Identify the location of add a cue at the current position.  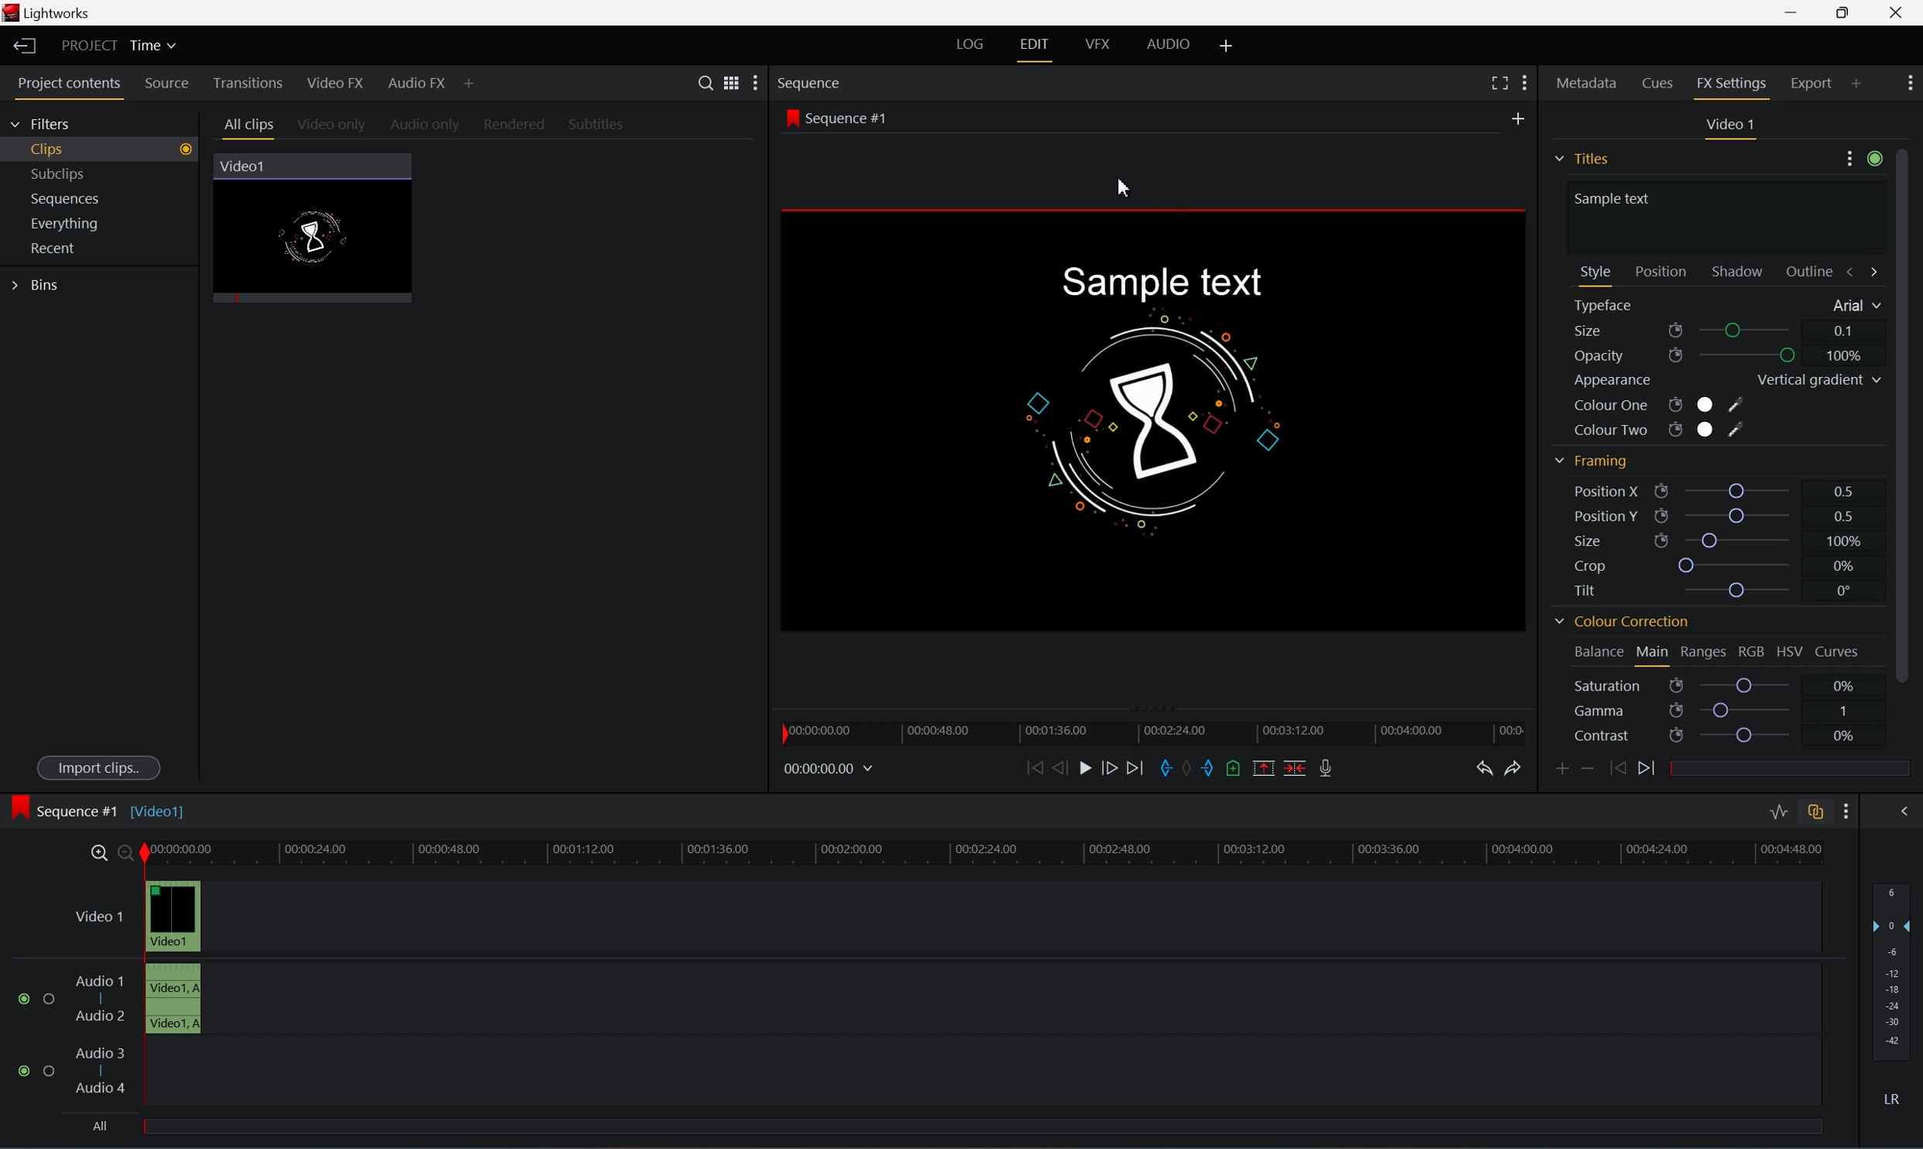
(1239, 770).